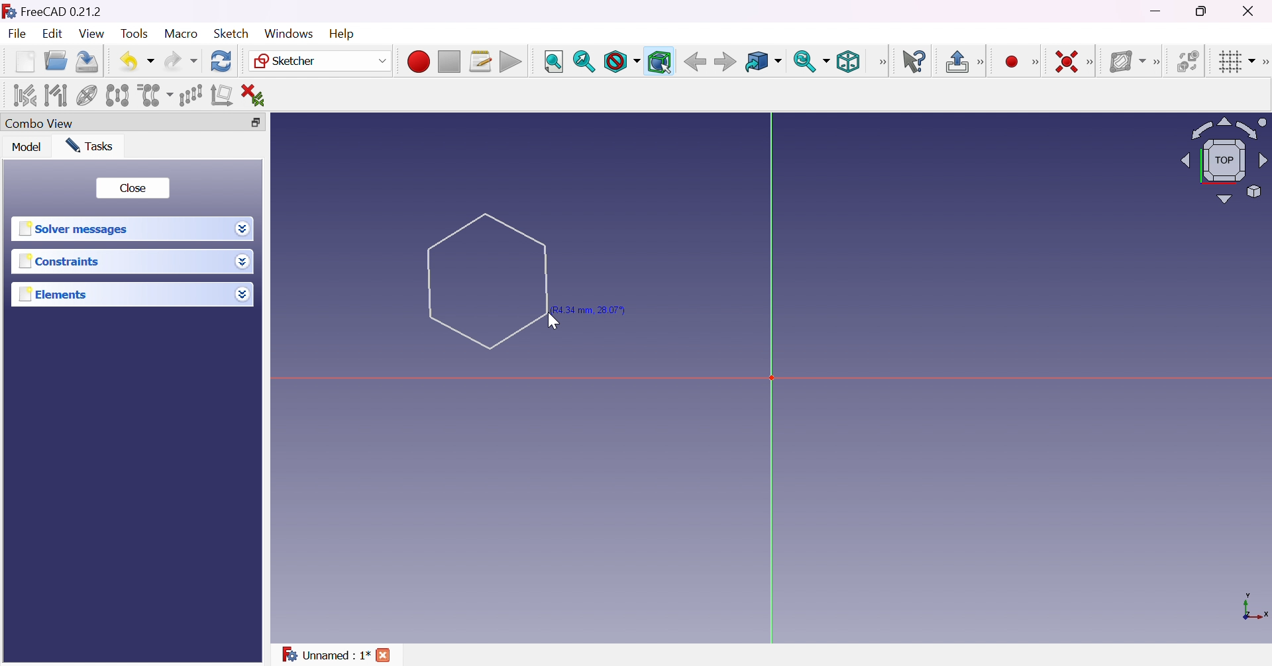 Image resolution: width=1272 pixels, height=666 pixels. I want to click on New, so click(26, 64).